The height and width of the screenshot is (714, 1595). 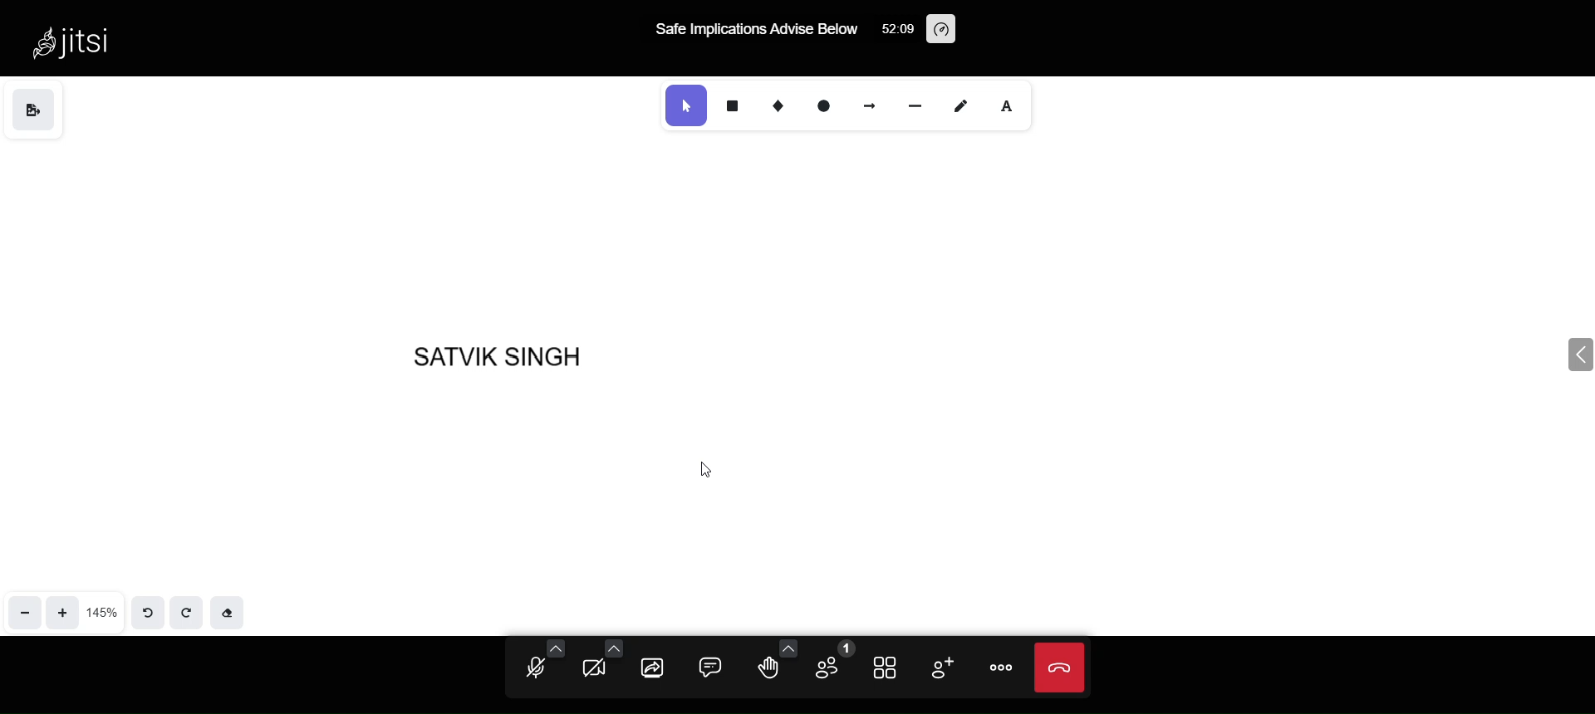 What do you see at coordinates (960, 106) in the screenshot?
I see `draw` at bounding box center [960, 106].